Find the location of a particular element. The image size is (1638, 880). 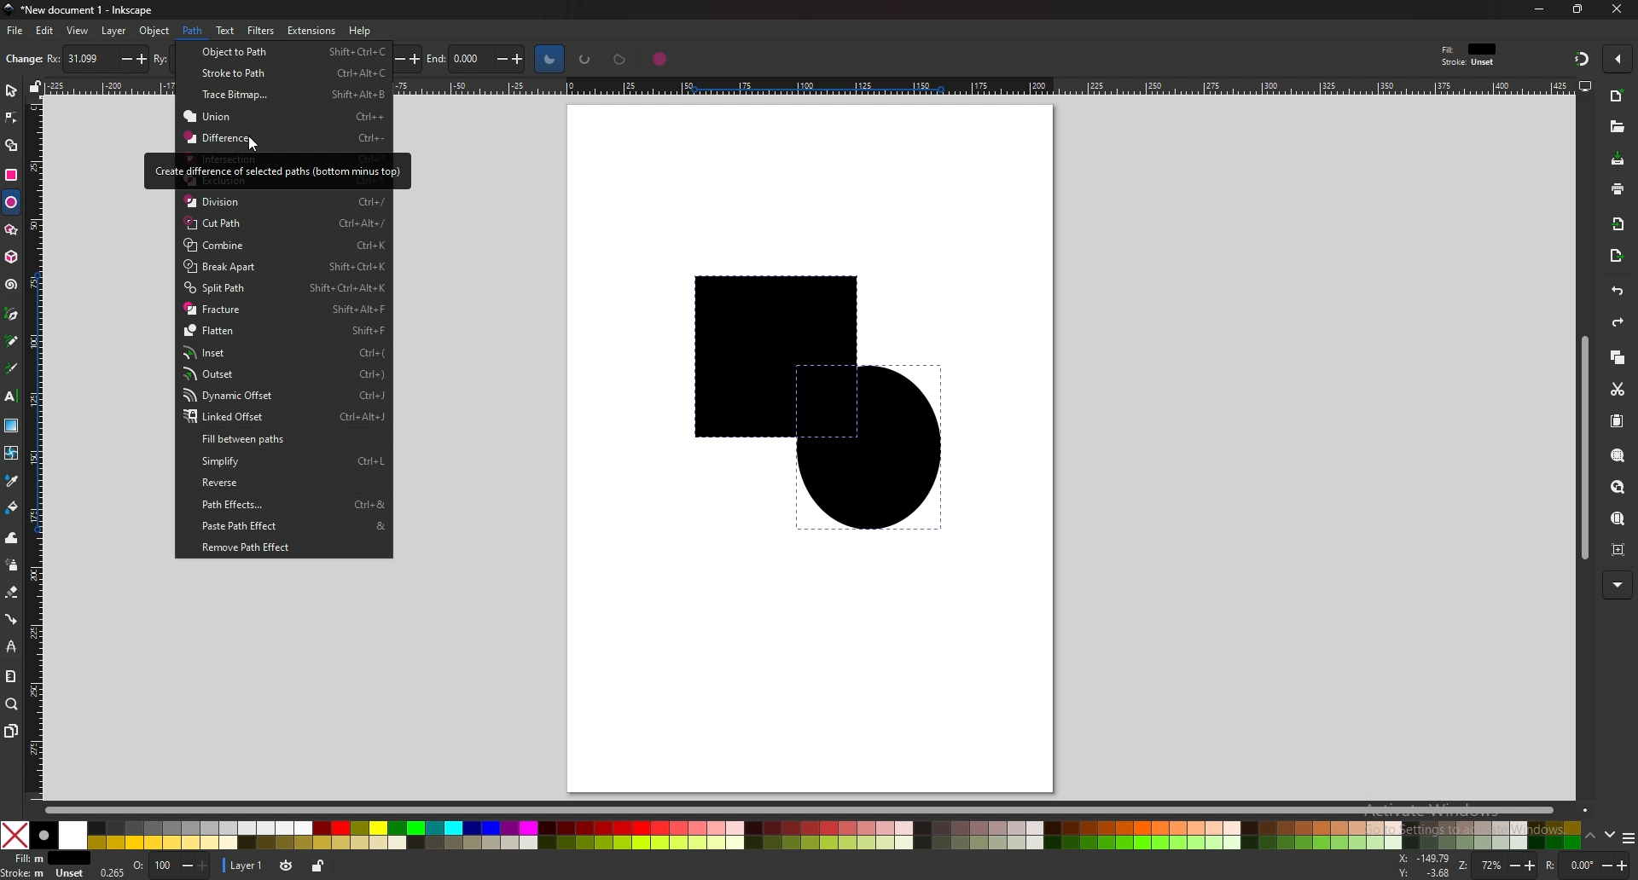

Fracture is located at coordinates (283, 309).